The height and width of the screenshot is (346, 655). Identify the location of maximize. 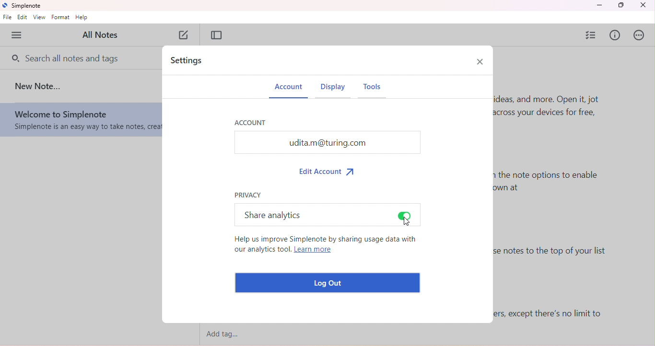
(620, 5).